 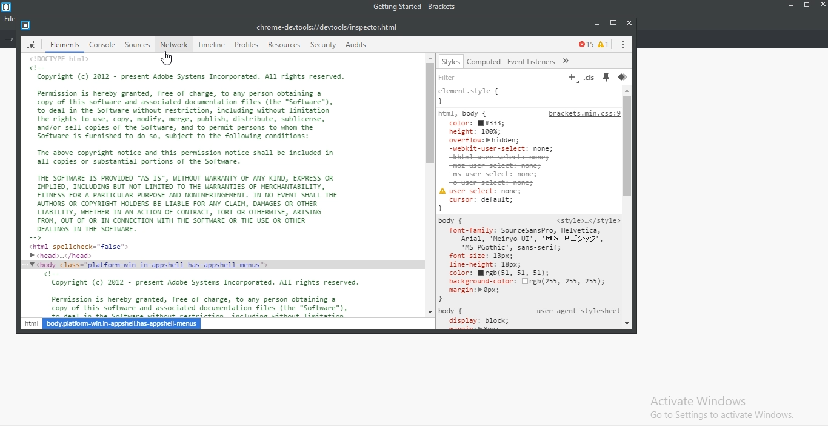 What do you see at coordinates (245, 45) in the screenshot?
I see `profiles` at bounding box center [245, 45].